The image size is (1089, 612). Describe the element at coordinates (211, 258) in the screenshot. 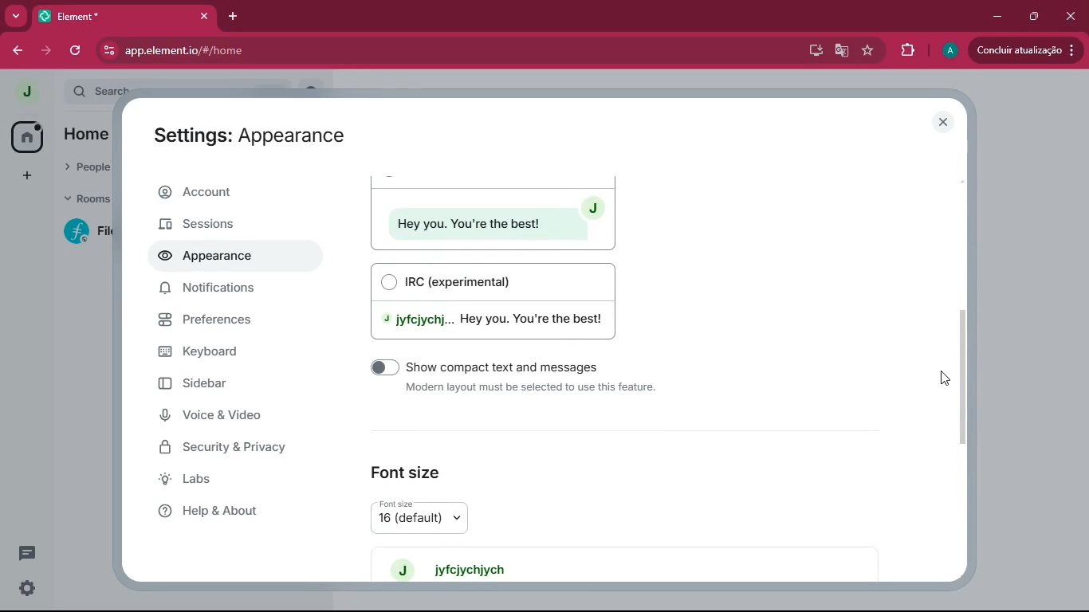

I see `appearance` at that location.